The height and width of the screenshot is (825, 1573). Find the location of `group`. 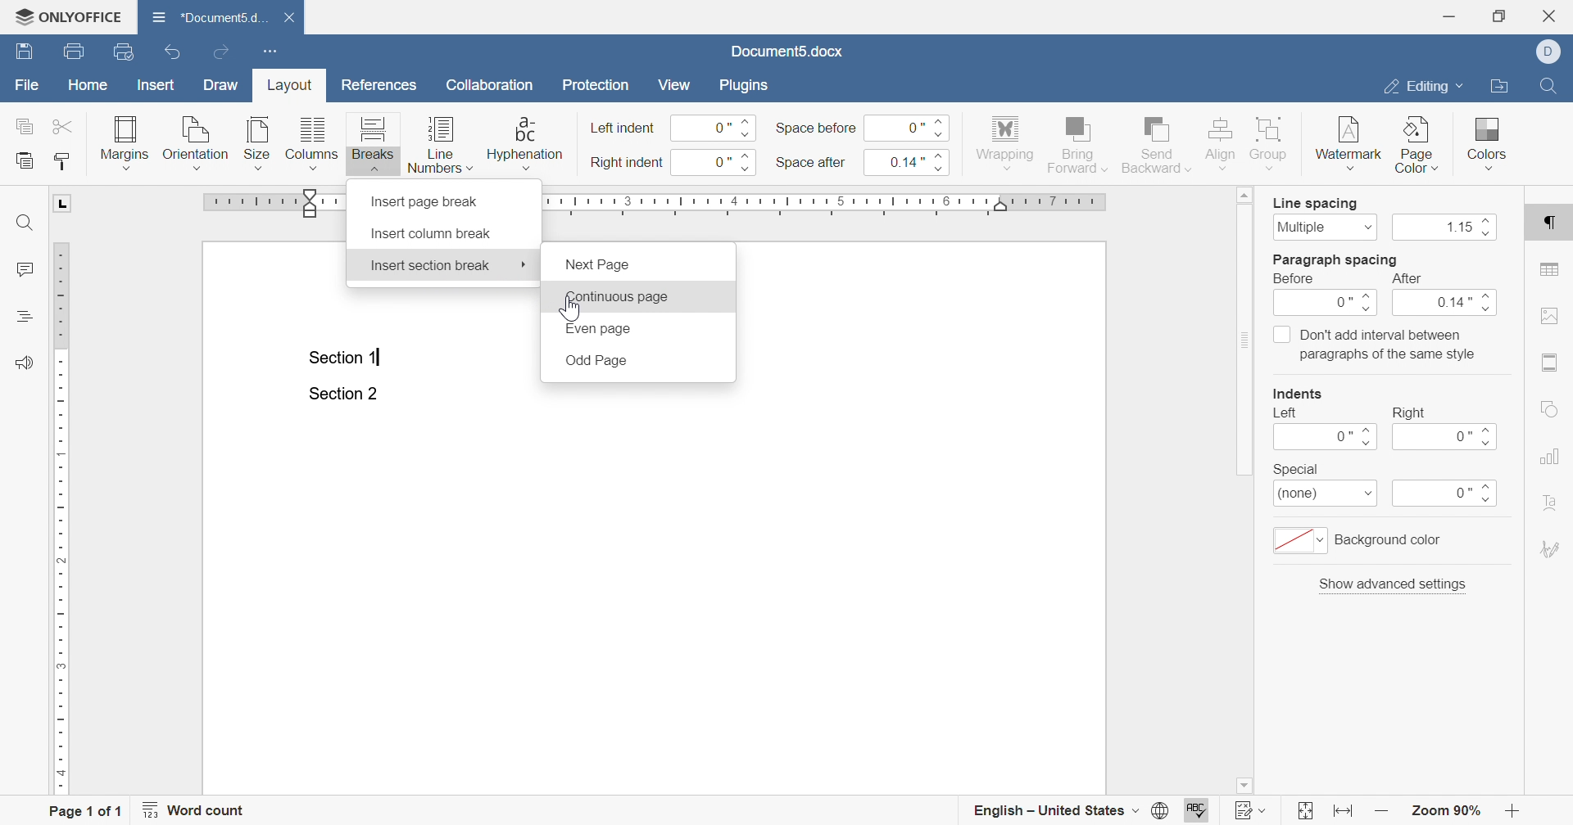

group is located at coordinates (1273, 144).